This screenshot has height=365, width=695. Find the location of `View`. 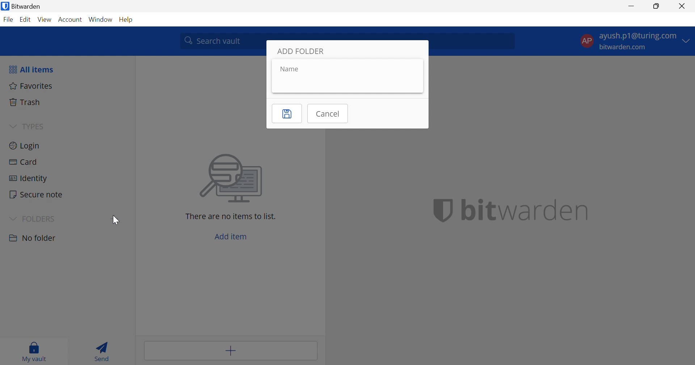

View is located at coordinates (45, 20).